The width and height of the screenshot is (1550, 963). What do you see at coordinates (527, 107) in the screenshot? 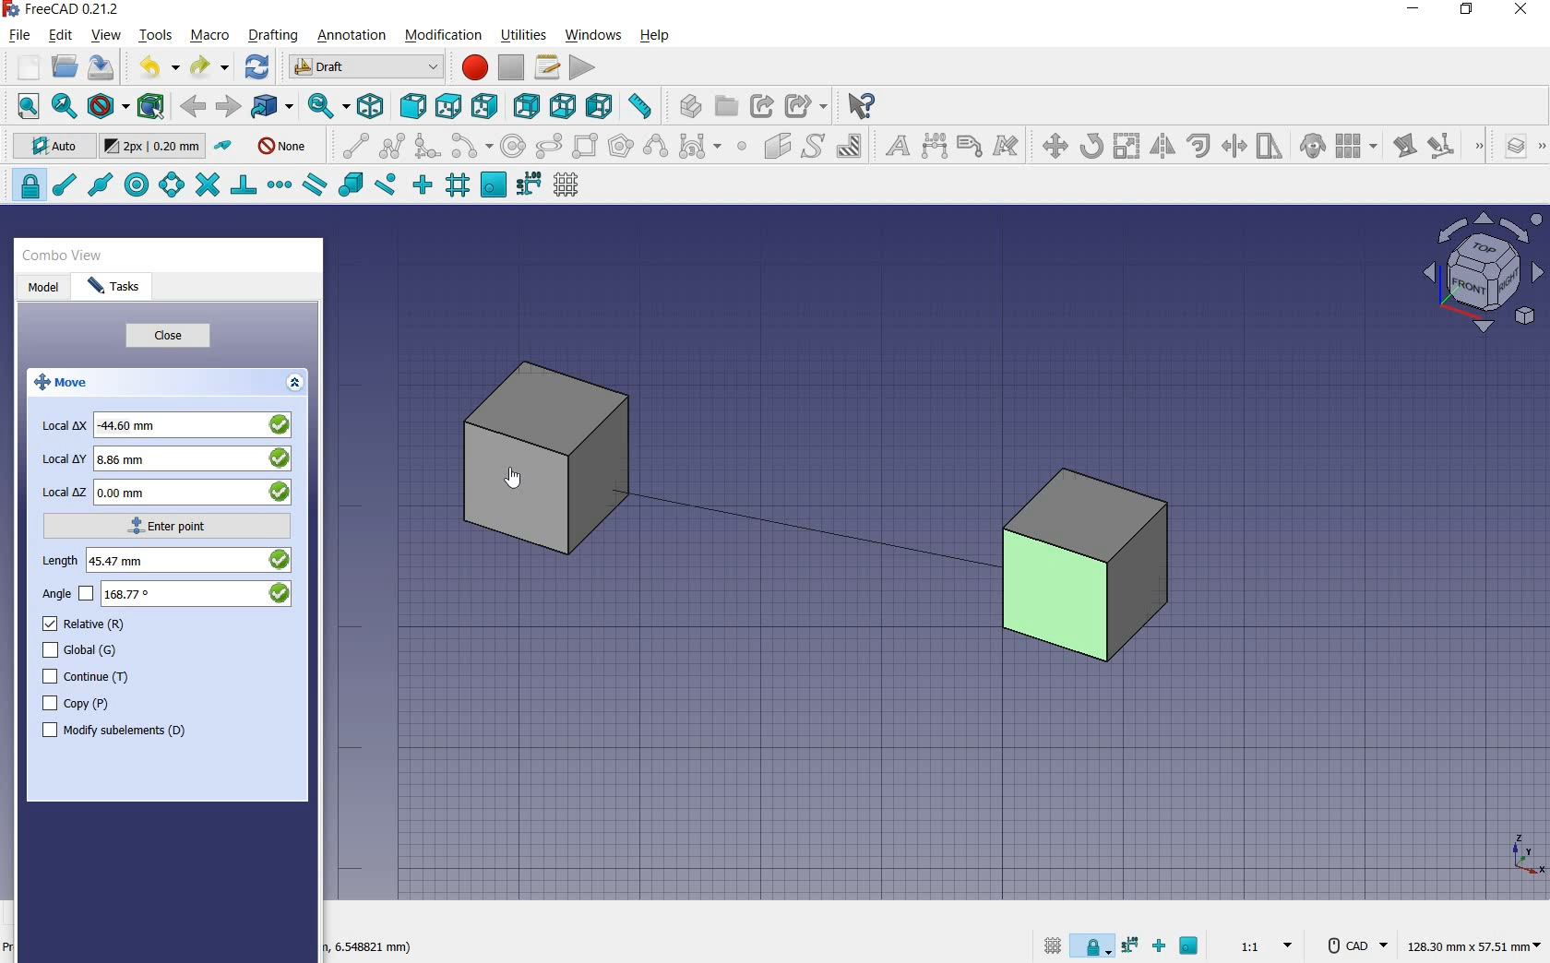
I see `rear` at bounding box center [527, 107].